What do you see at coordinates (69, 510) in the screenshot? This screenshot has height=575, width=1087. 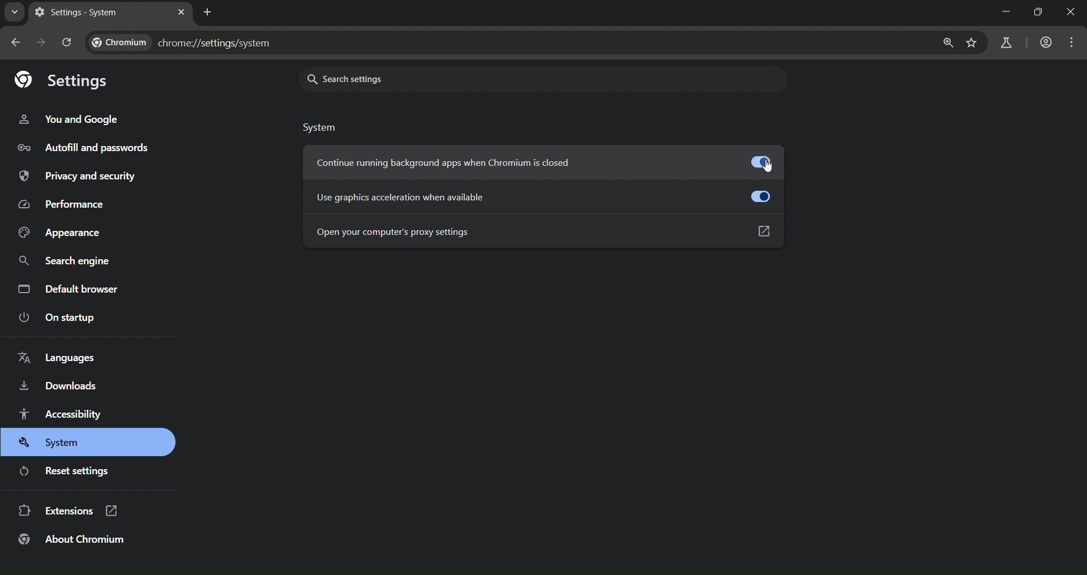 I see `extensions` at bounding box center [69, 510].